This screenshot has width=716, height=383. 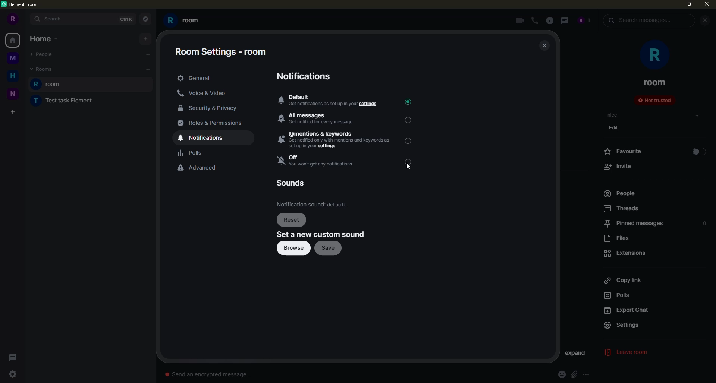 I want to click on favorite, so click(x=626, y=151).